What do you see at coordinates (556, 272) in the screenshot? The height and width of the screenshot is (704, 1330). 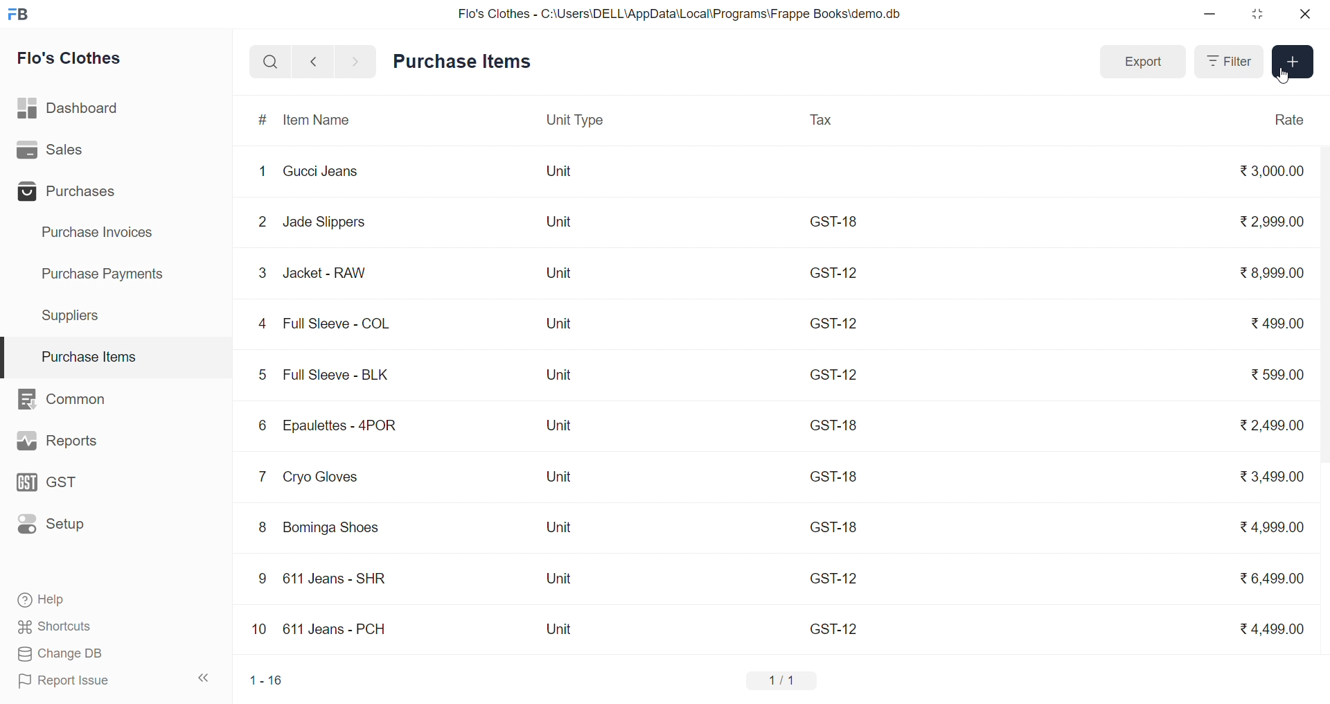 I see `Unit` at bounding box center [556, 272].